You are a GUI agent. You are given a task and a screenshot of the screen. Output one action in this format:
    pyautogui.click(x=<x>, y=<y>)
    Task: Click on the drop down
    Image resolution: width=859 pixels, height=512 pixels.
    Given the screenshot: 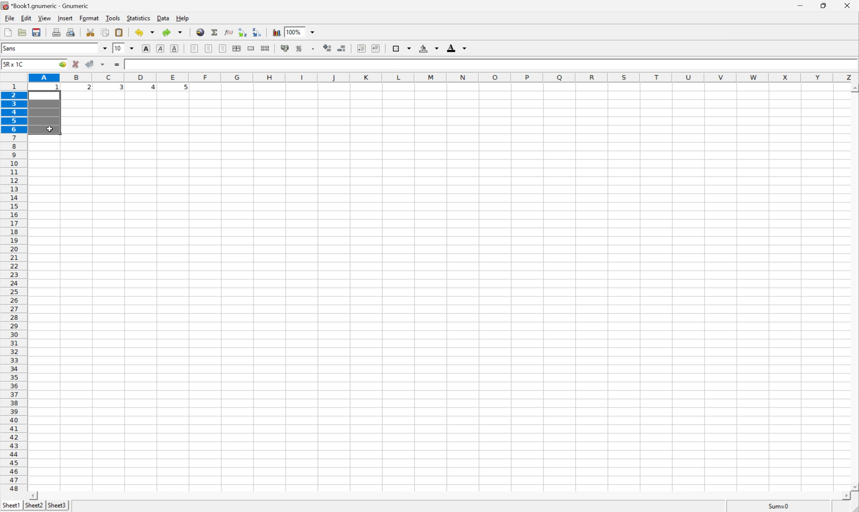 What is the action you would take?
    pyautogui.click(x=105, y=49)
    